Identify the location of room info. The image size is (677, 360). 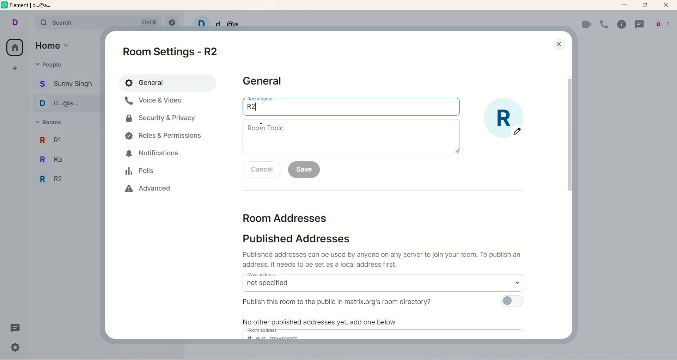
(623, 25).